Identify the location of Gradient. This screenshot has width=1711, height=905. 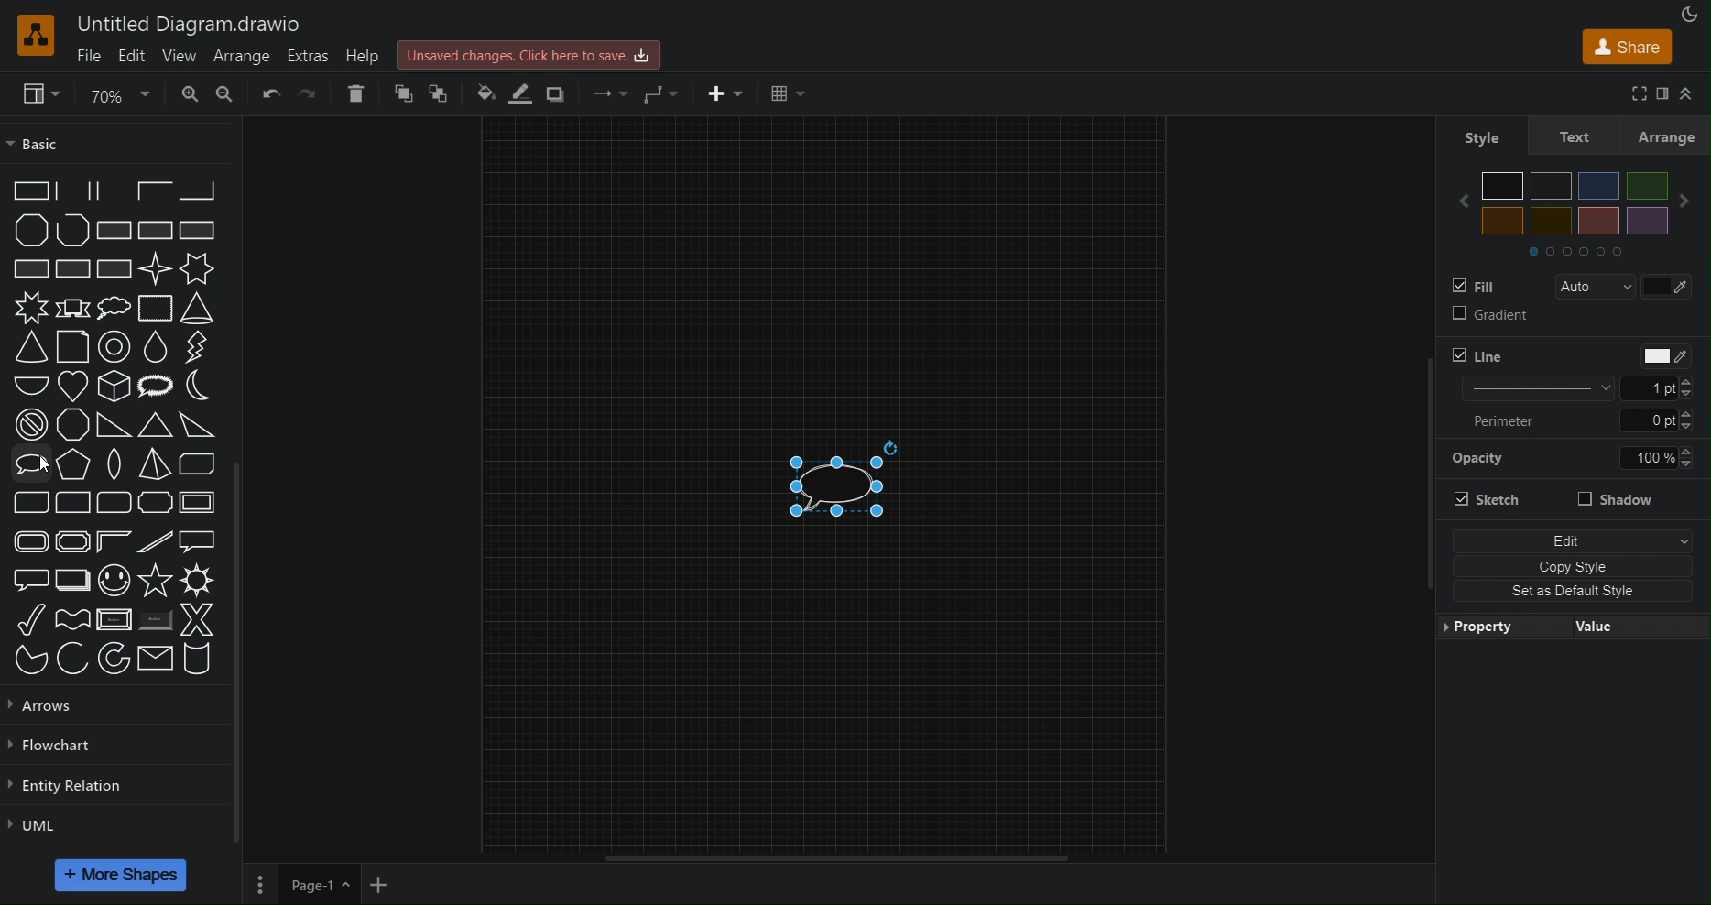
(1496, 315).